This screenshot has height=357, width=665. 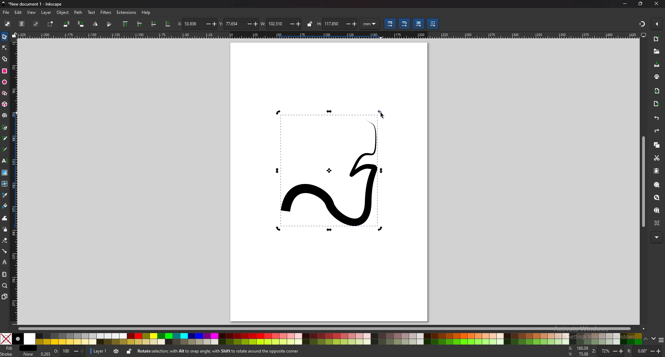 I want to click on pen, so click(x=5, y=127).